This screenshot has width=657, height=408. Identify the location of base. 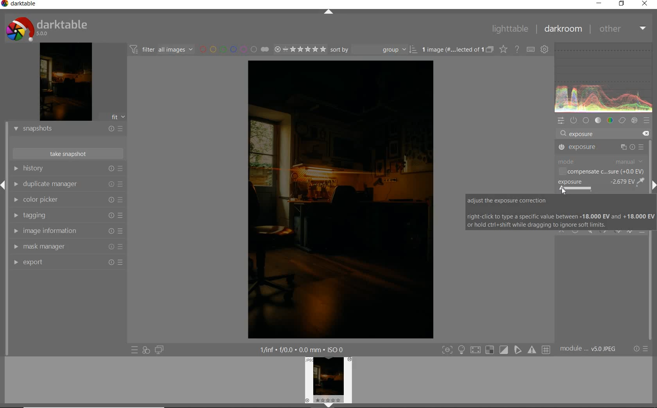
(586, 120).